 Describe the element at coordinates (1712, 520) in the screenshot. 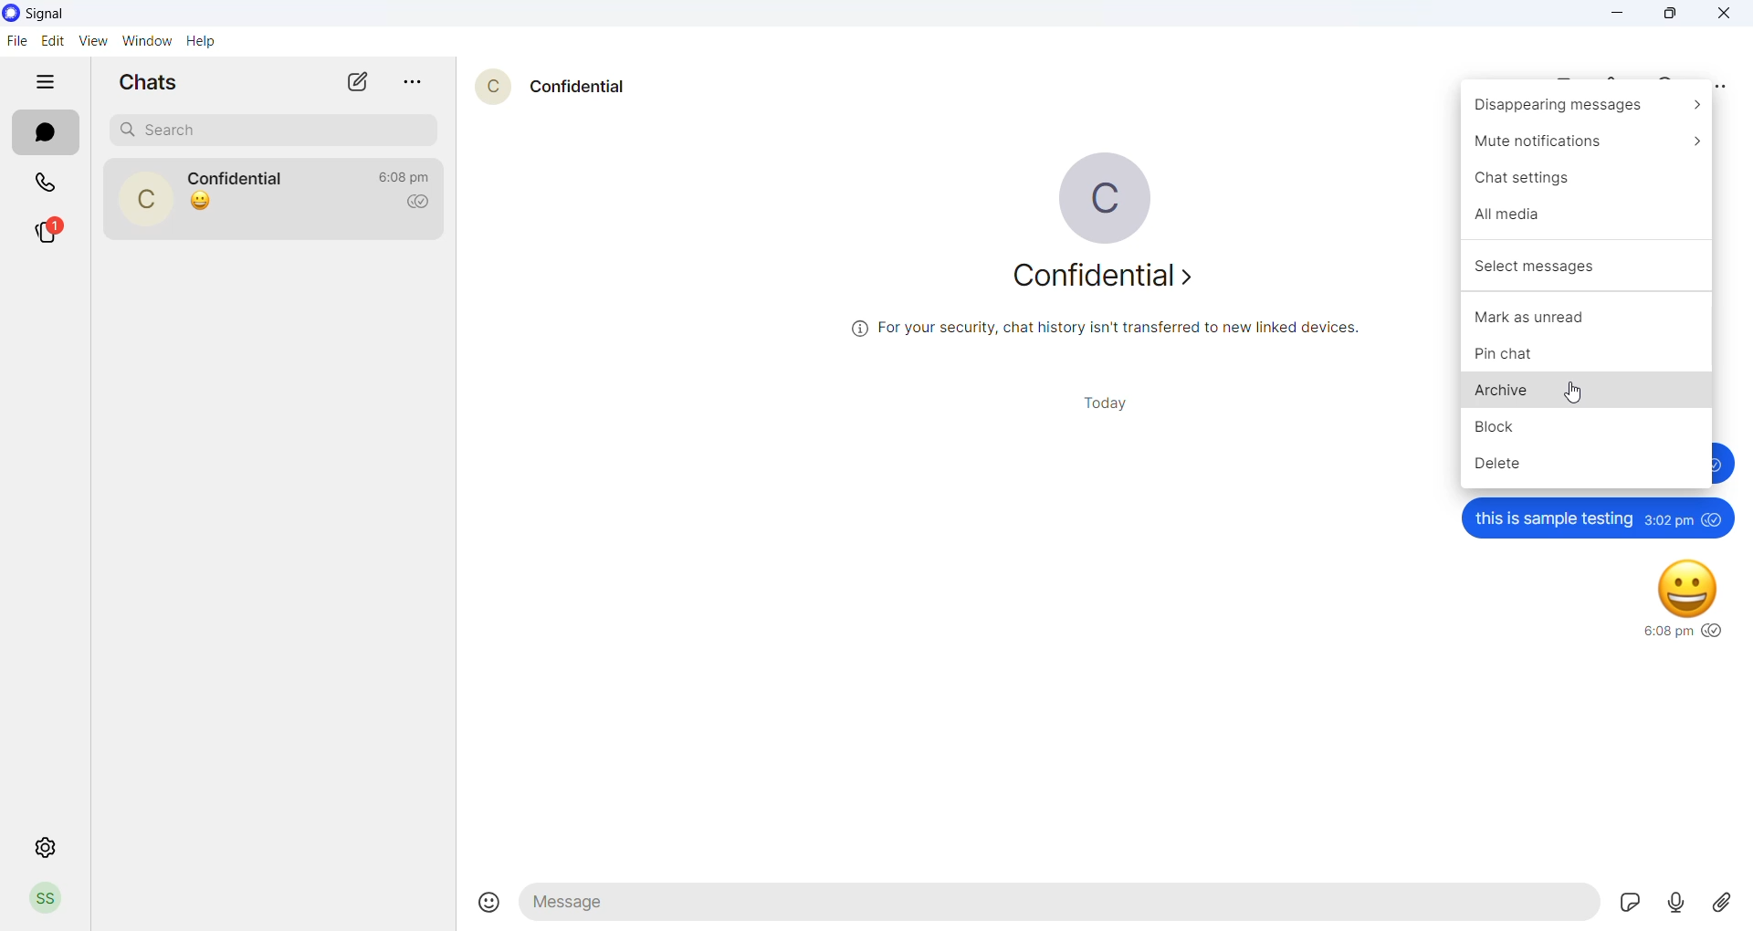

I see `seen` at that location.